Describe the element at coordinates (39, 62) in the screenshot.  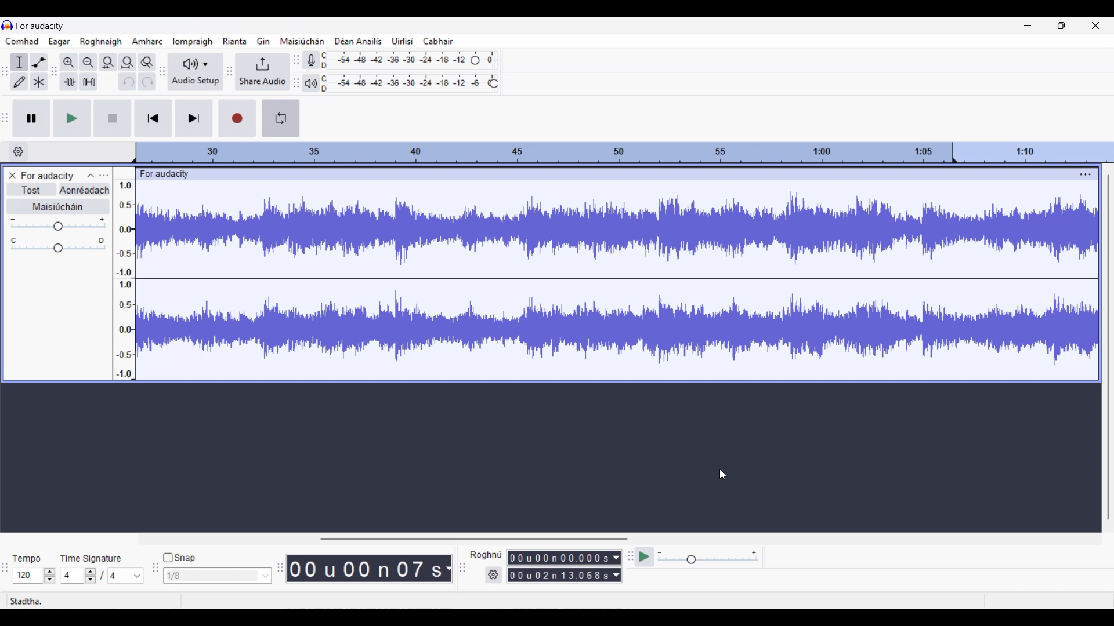
I see `Envelop tool` at that location.